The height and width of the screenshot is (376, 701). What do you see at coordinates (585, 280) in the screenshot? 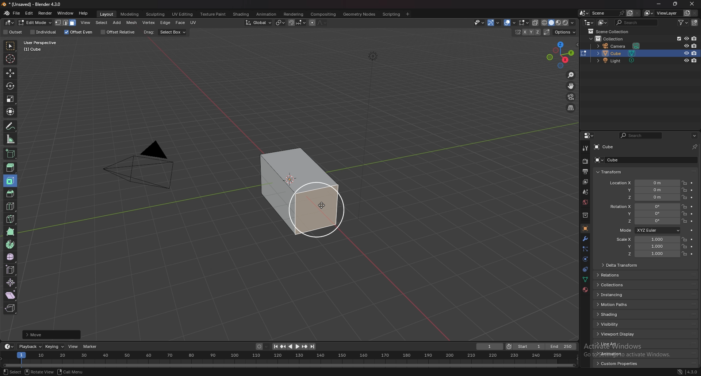
I see `data` at bounding box center [585, 280].